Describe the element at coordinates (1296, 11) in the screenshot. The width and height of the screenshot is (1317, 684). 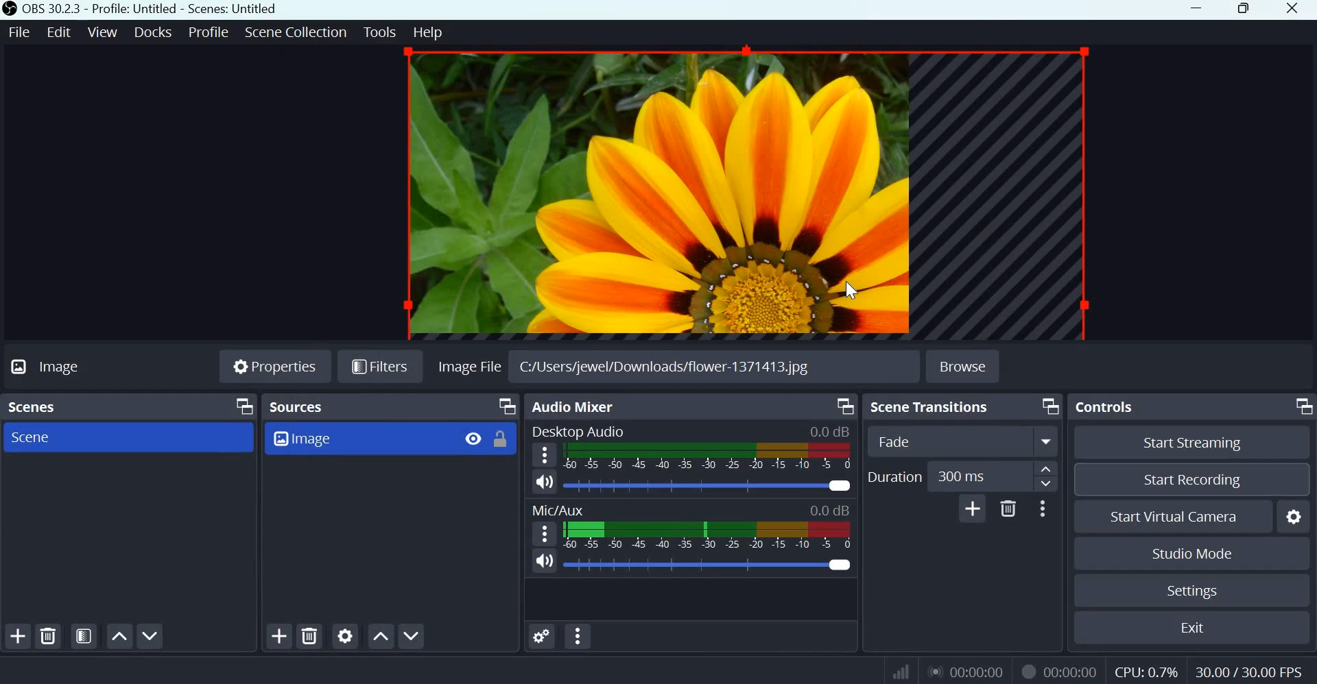
I see `close` at that location.